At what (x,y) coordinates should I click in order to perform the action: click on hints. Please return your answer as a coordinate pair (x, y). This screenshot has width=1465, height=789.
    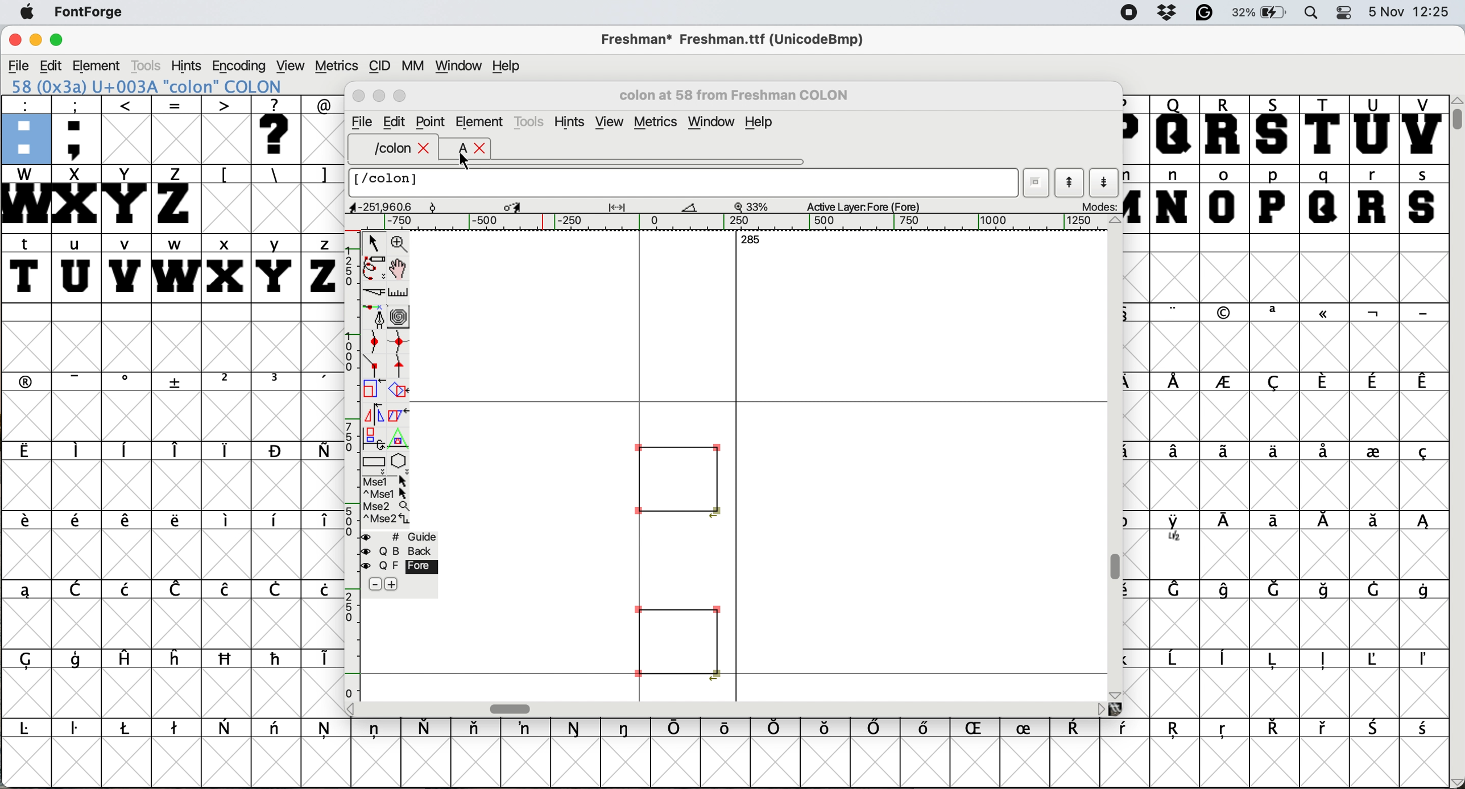
    Looking at the image, I should click on (189, 65).